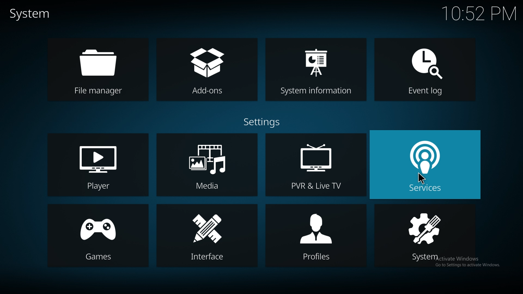  Describe the element at coordinates (426, 69) in the screenshot. I see `event log` at that location.